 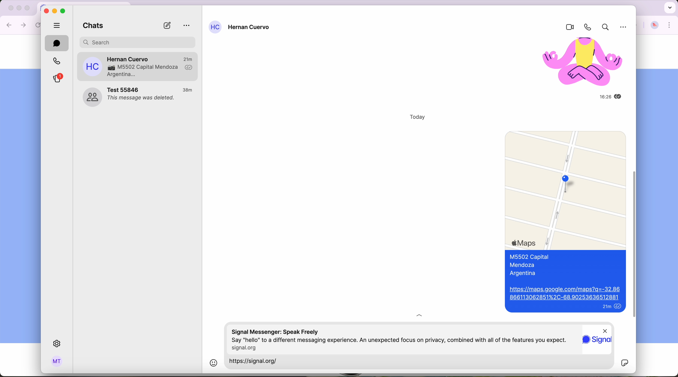 What do you see at coordinates (247, 348) in the screenshot?
I see `signal.org` at bounding box center [247, 348].